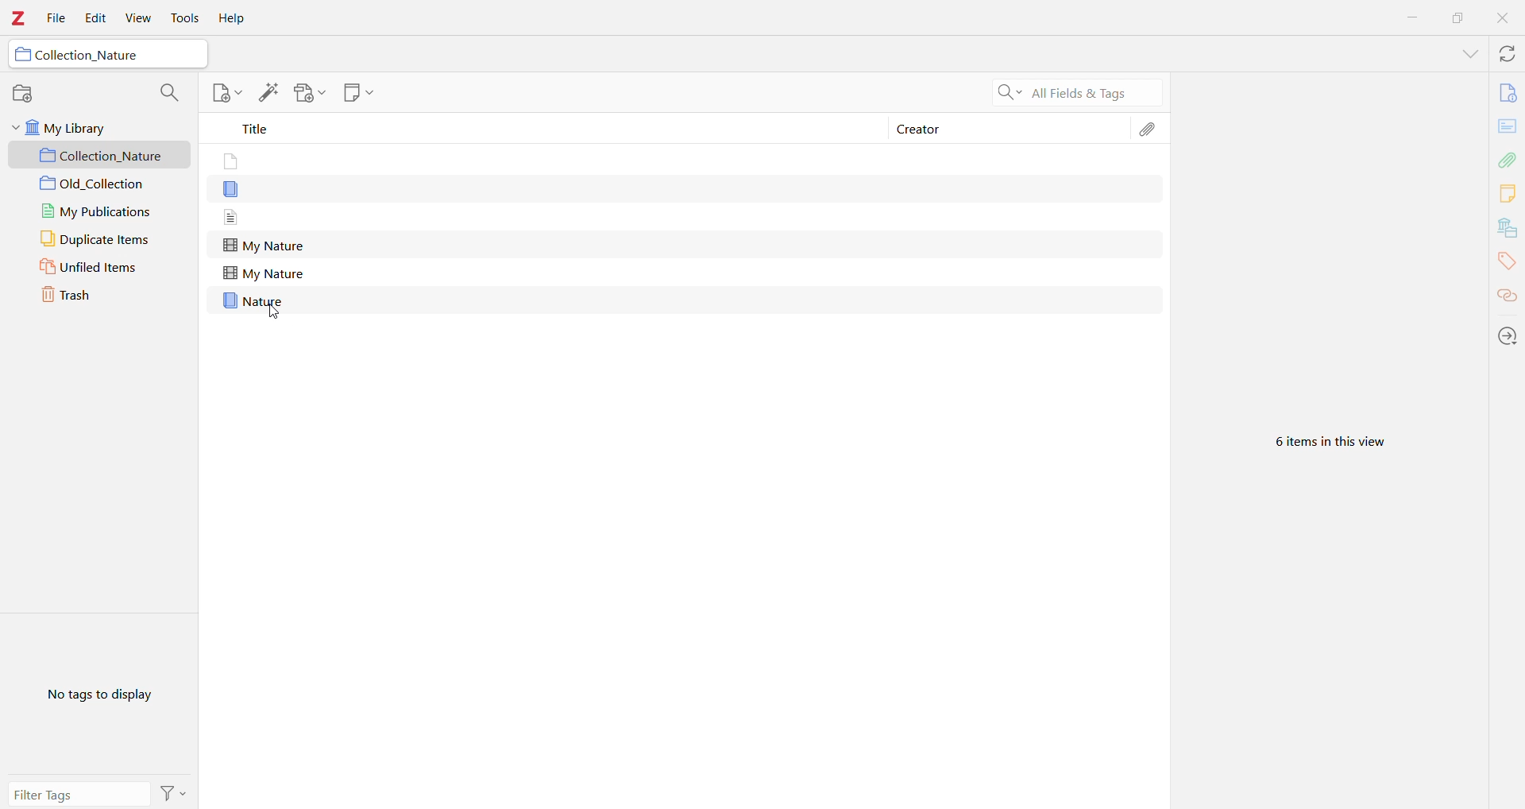 Image resolution: width=1525 pixels, height=809 pixels. I want to click on New Note, so click(357, 92).